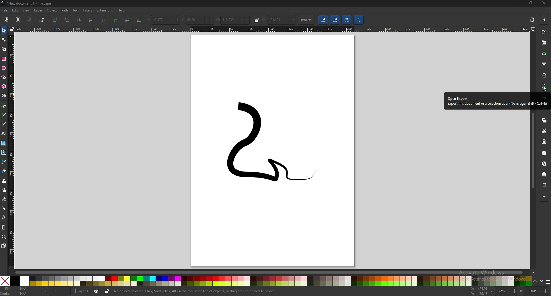 The height and width of the screenshot is (296, 551). Describe the element at coordinates (15, 10) in the screenshot. I see `edit` at that location.